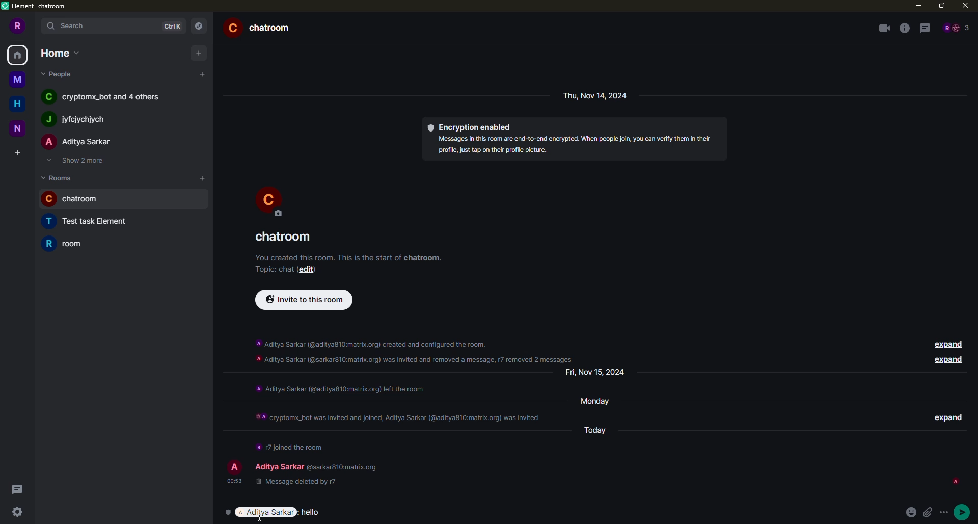 This screenshot has width=978, height=524. What do you see at coordinates (106, 98) in the screenshot?
I see `people` at bounding box center [106, 98].